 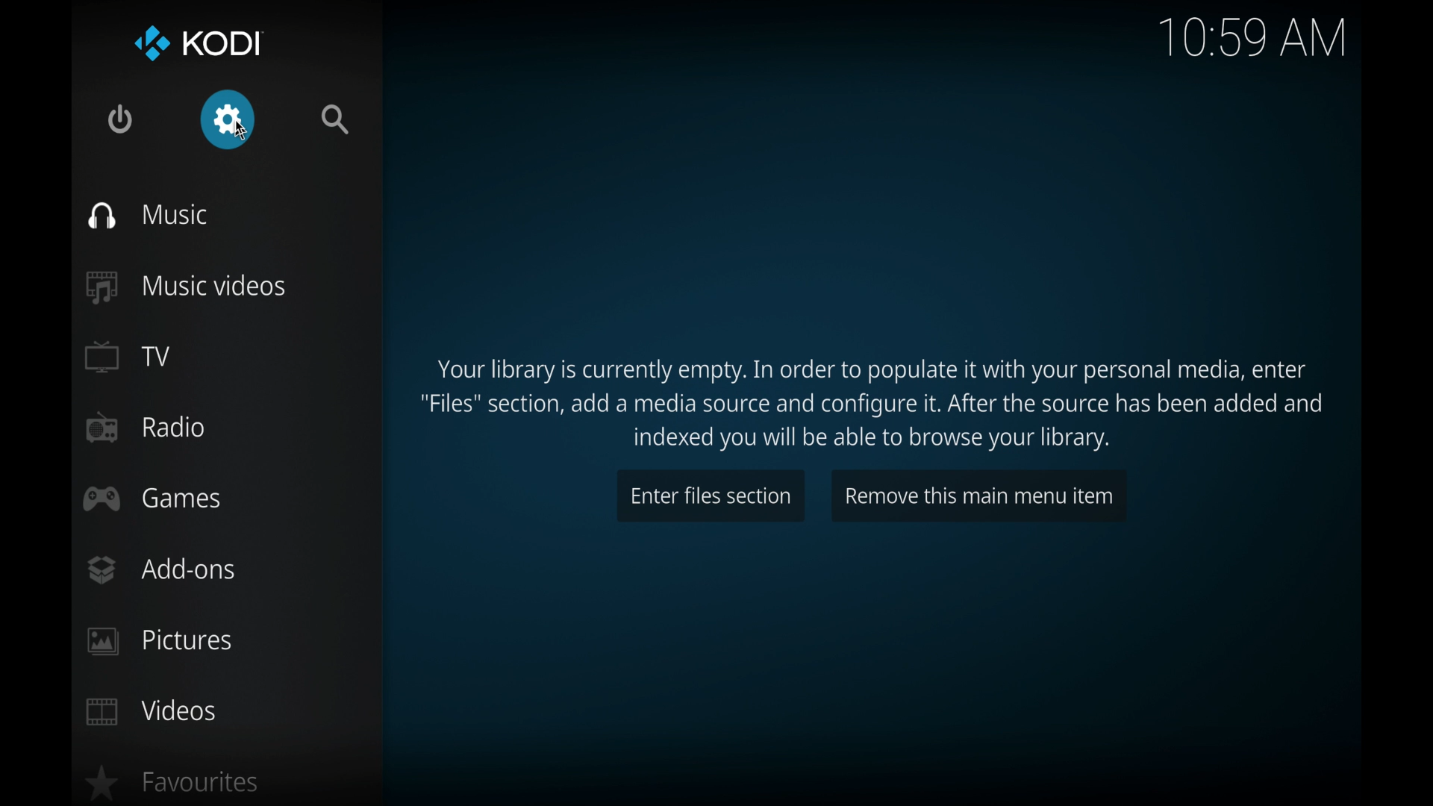 I want to click on 10.59 am, so click(x=1254, y=38).